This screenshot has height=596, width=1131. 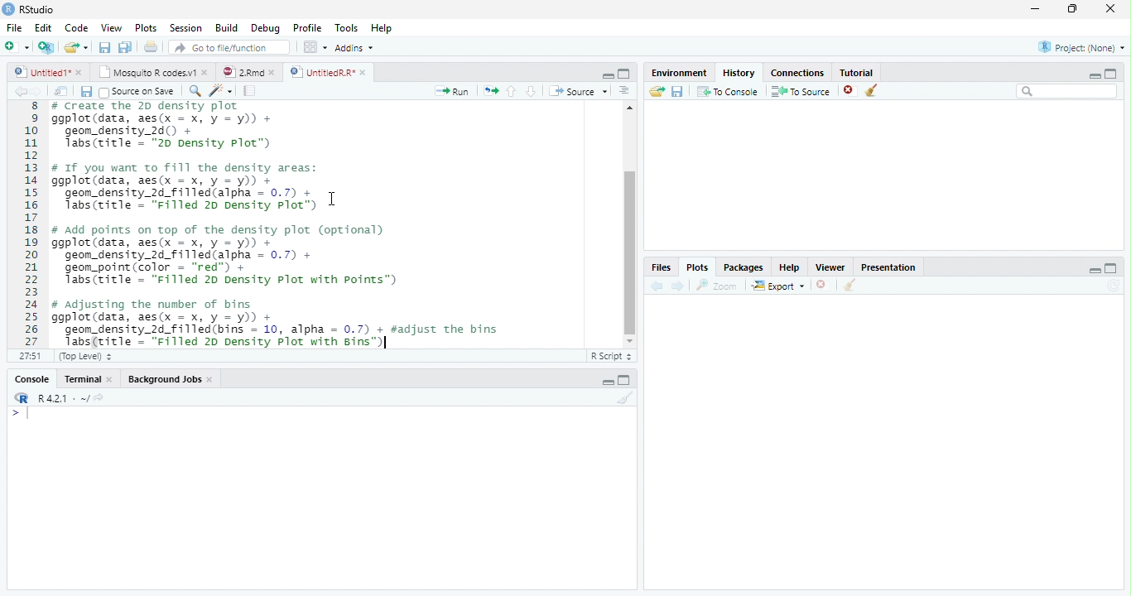 I want to click on maximize, so click(x=624, y=73).